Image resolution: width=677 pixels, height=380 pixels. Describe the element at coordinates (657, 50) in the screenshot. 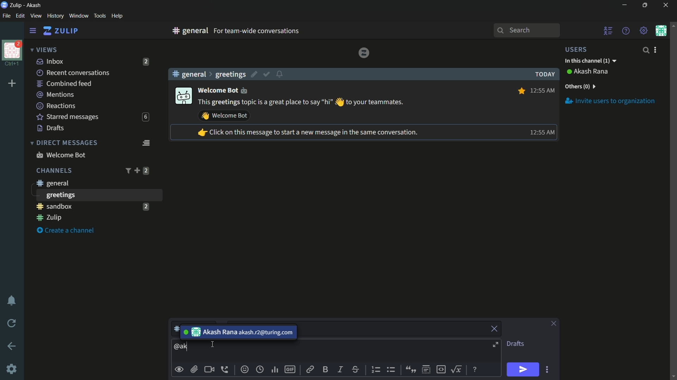

I see `user settings` at that location.